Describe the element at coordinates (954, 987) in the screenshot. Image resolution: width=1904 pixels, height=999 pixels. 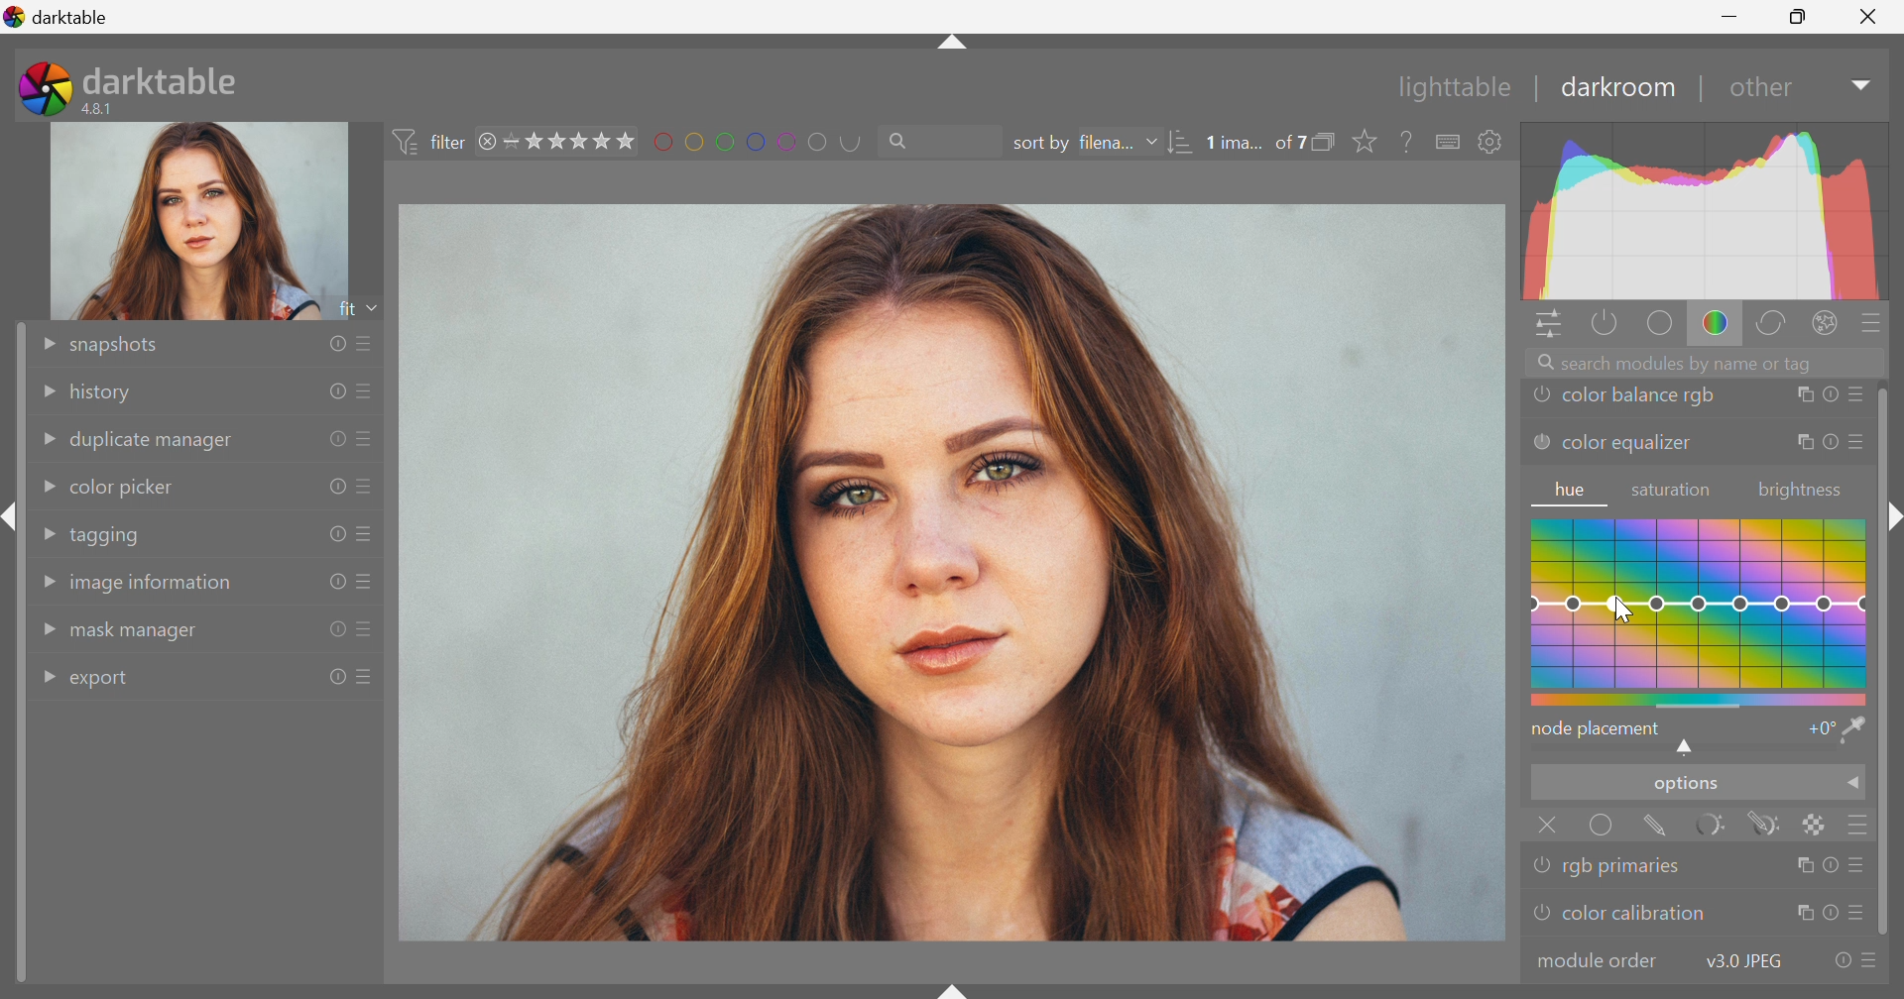
I see `shift+ctrl+b` at that location.